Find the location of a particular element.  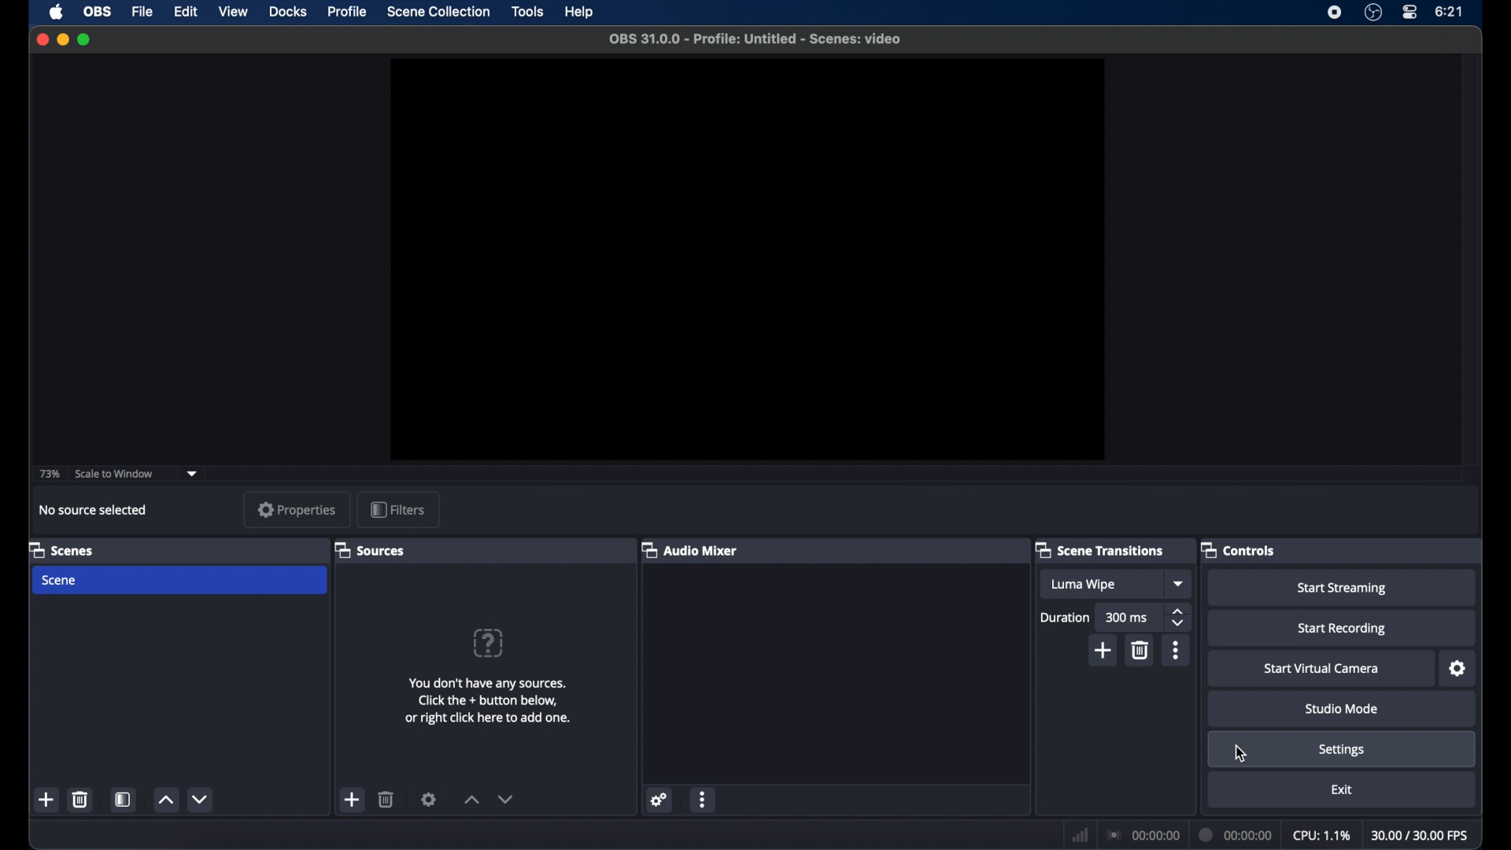

dropdown is located at coordinates (1180, 584).